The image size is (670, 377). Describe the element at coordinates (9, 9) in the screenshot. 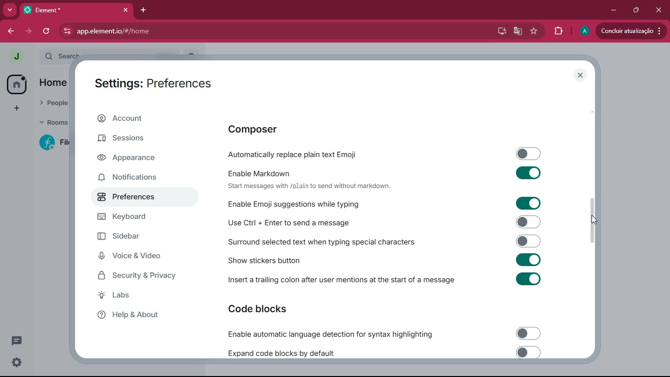

I see `more` at that location.